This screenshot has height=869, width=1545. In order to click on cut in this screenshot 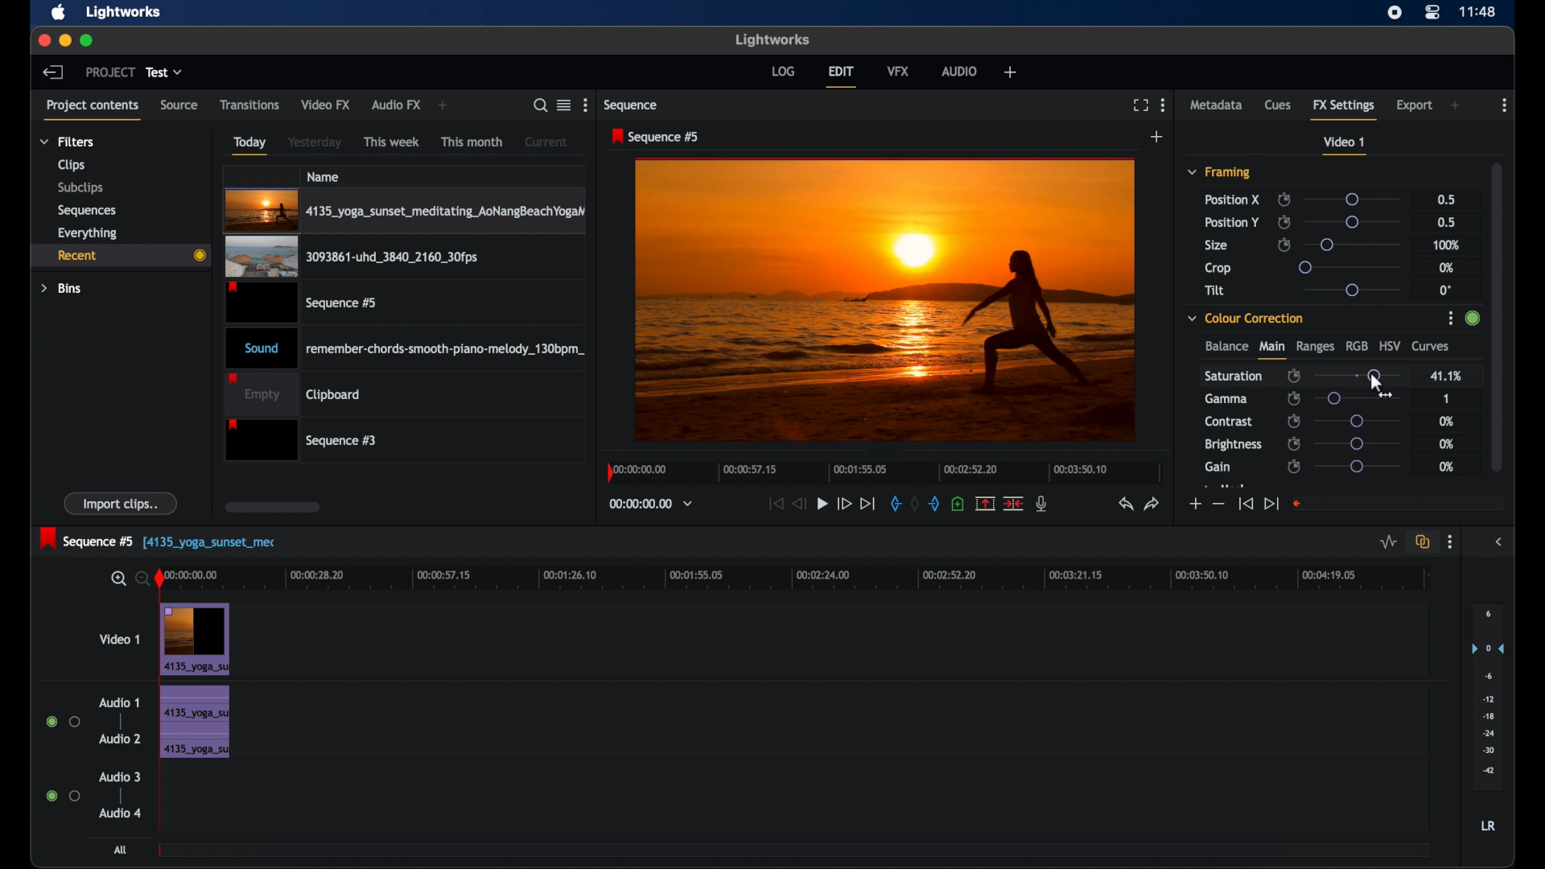, I will do `click(1014, 503)`.